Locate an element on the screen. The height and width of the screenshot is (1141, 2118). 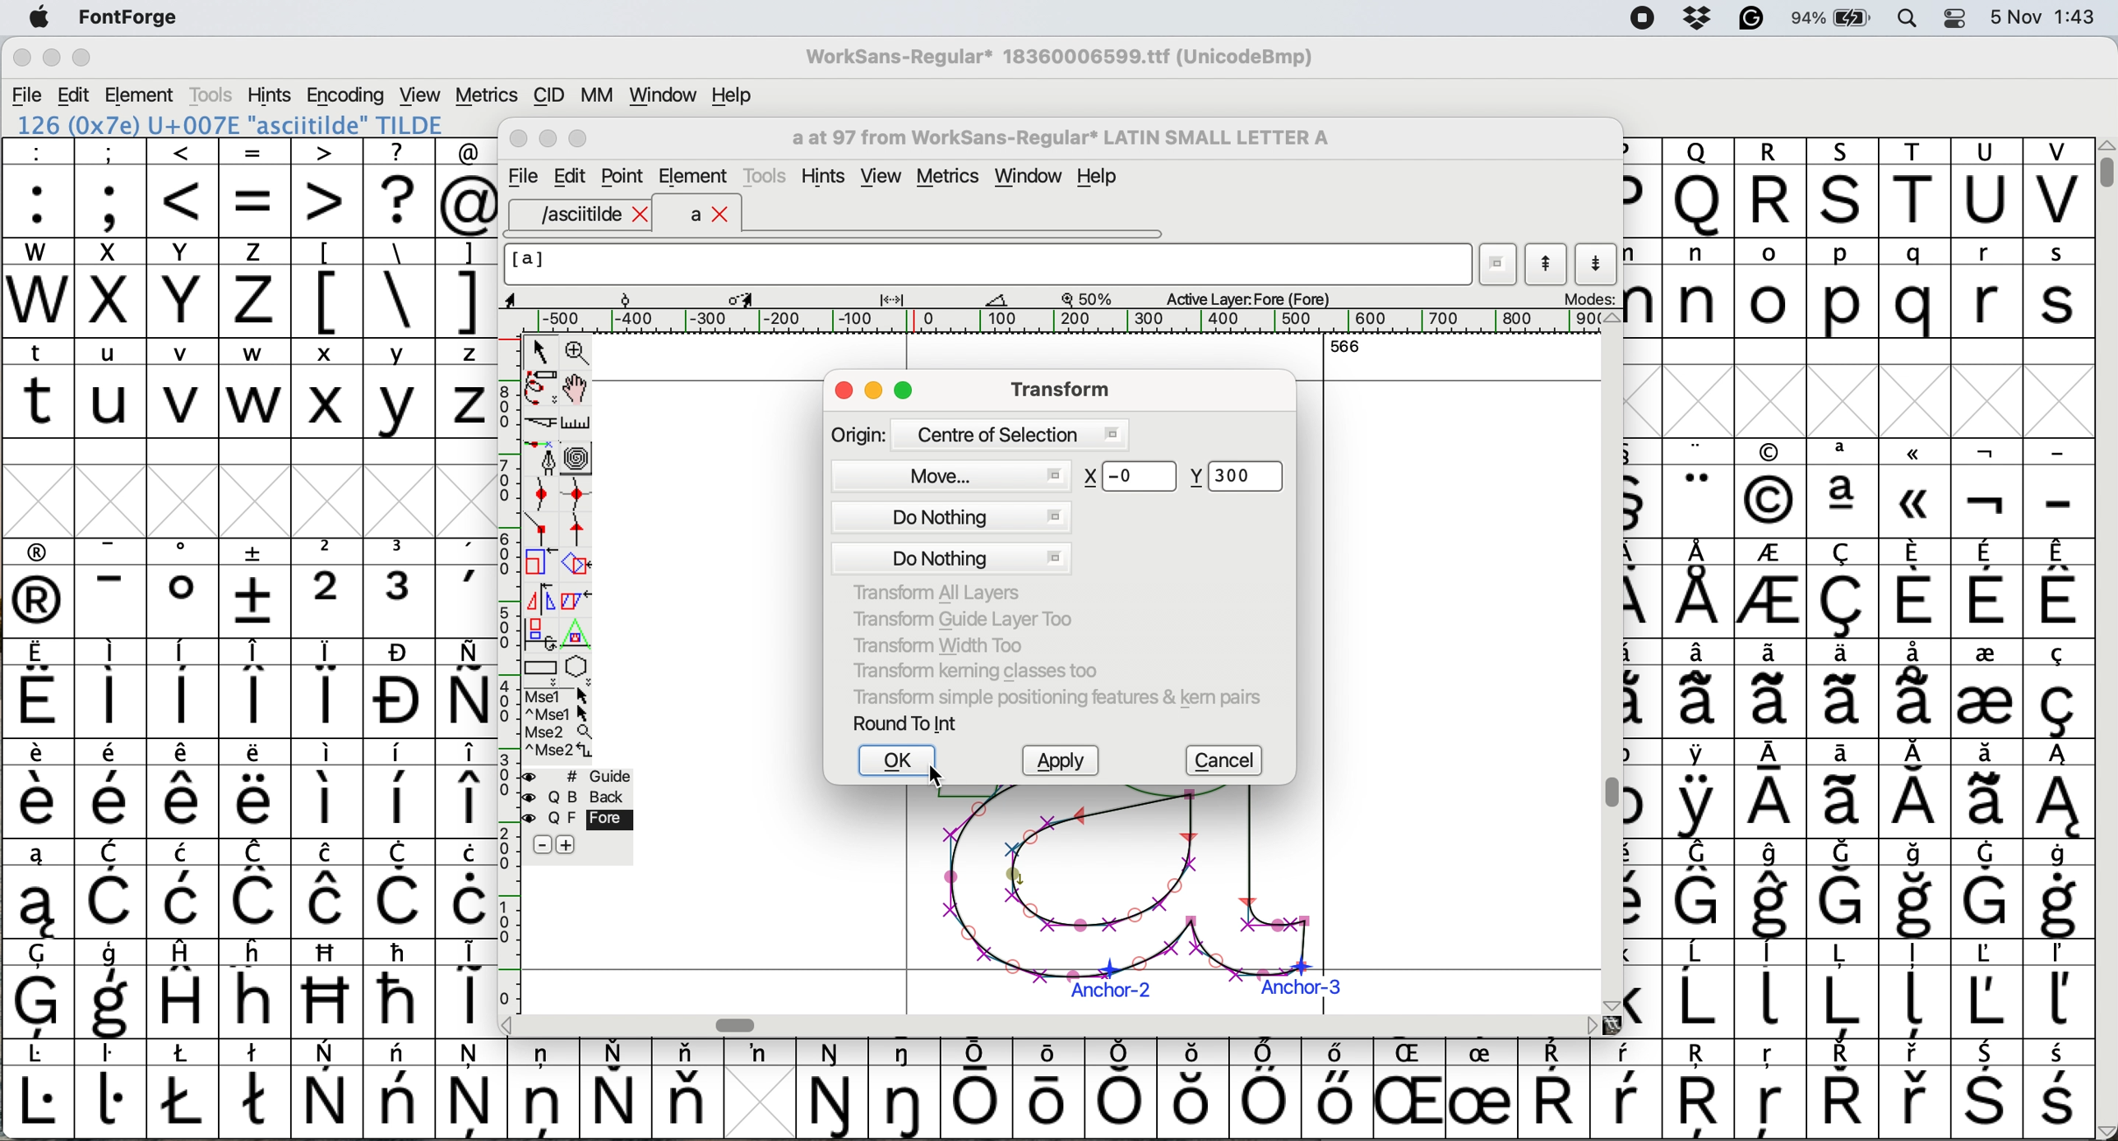
symbol is located at coordinates (1699, 889).